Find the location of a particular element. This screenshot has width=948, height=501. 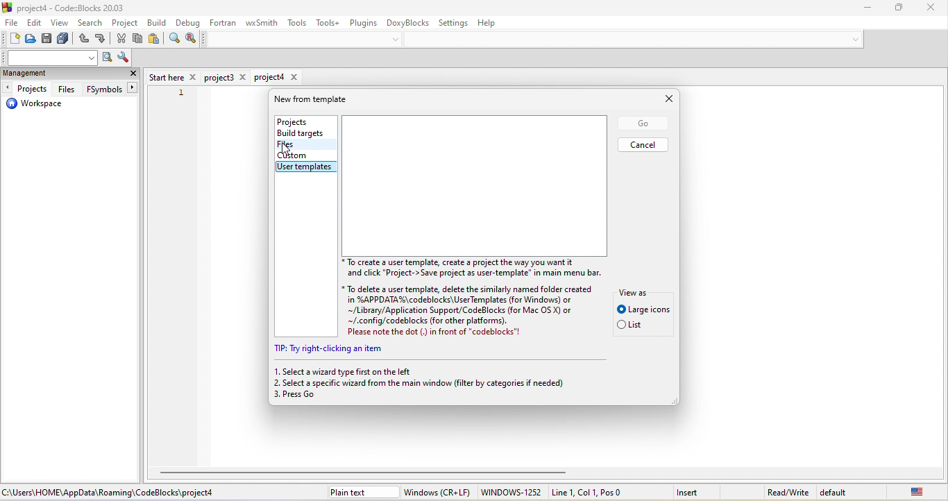

view as is located at coordinates (638, 291).